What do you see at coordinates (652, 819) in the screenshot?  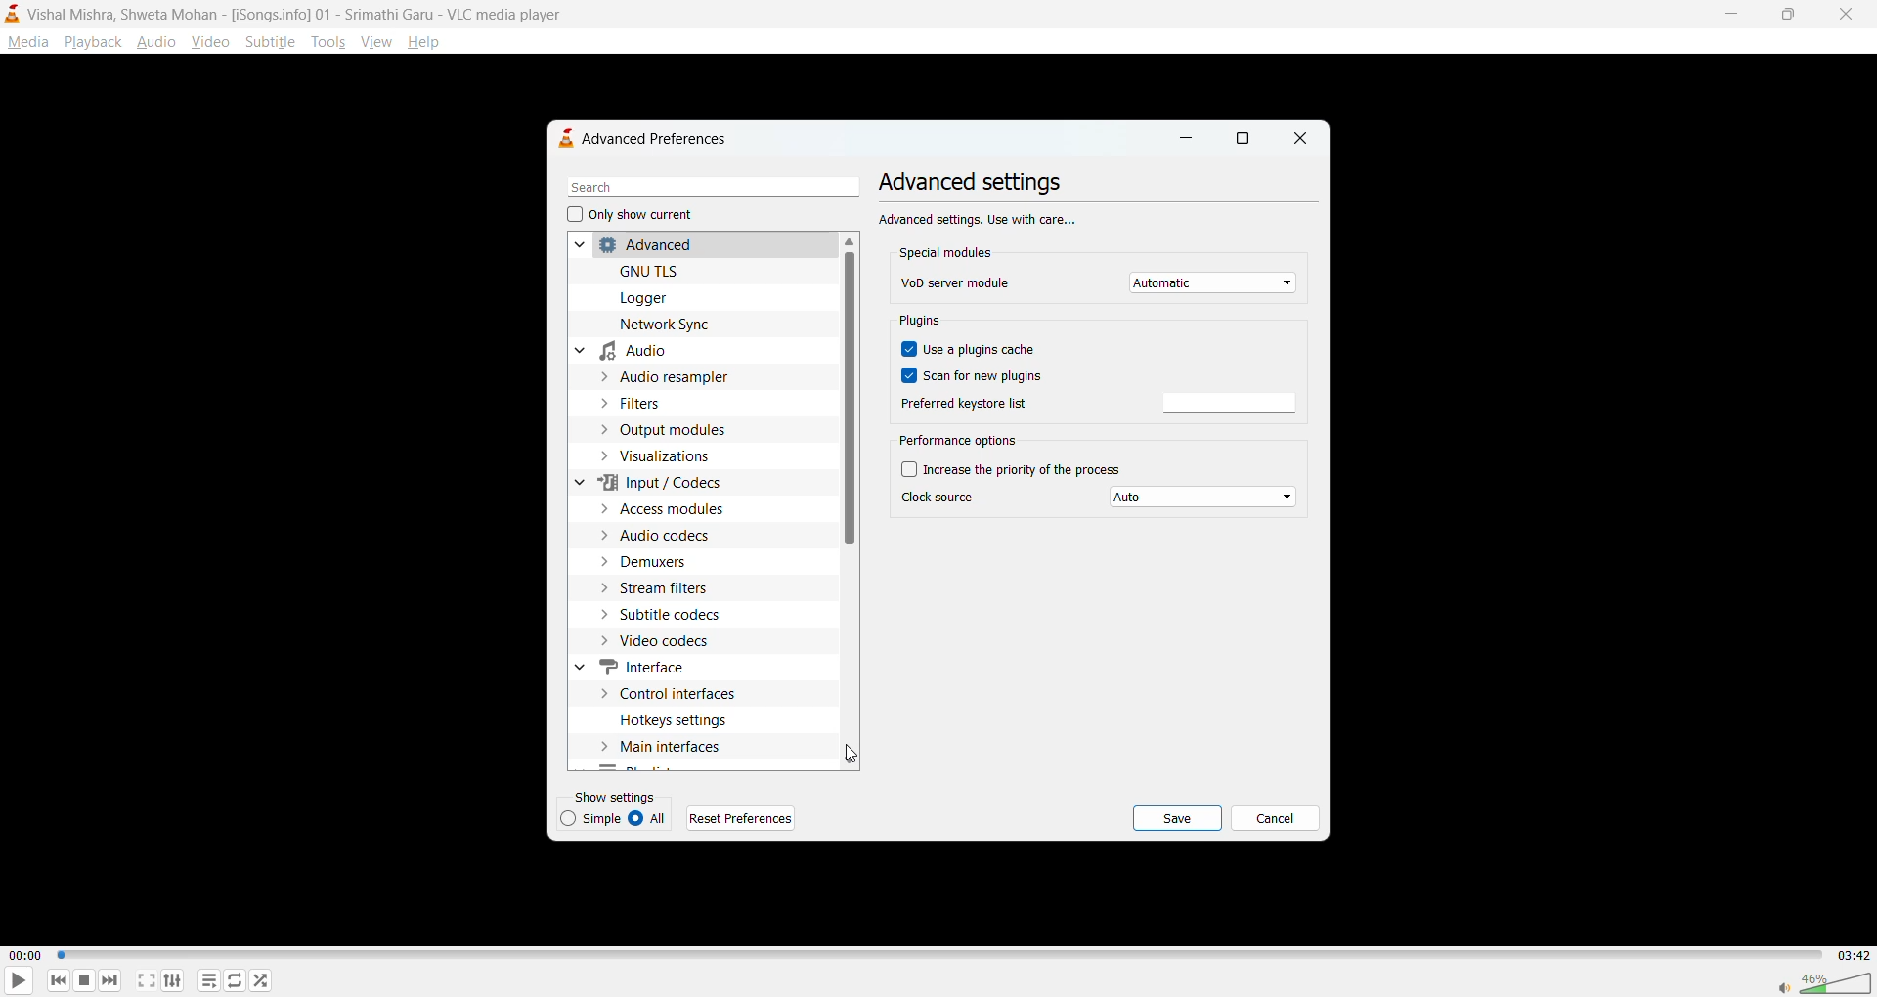 I see `all` at bounding box center [652, 819].